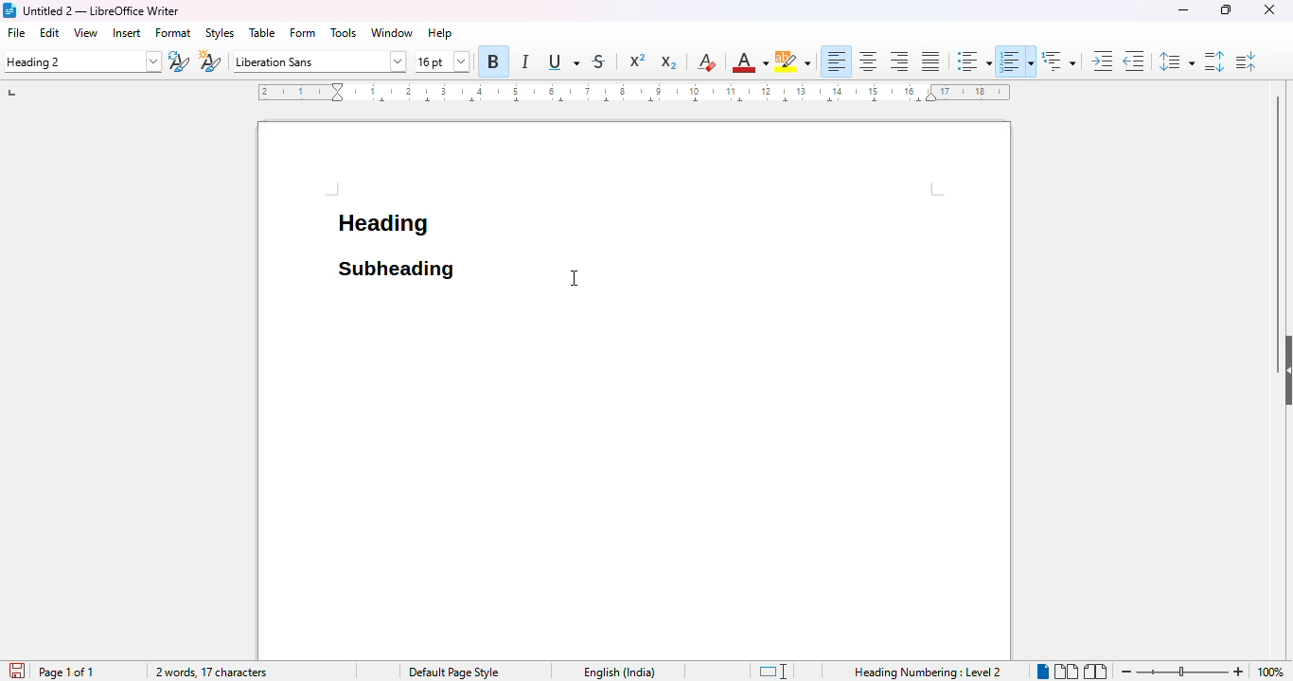 The width and height of the screenshot is (1293, 681). What do you see at coordinates (1228, 9) in the screenshot?
I see `maximize` at bounding box center [1228, 9].